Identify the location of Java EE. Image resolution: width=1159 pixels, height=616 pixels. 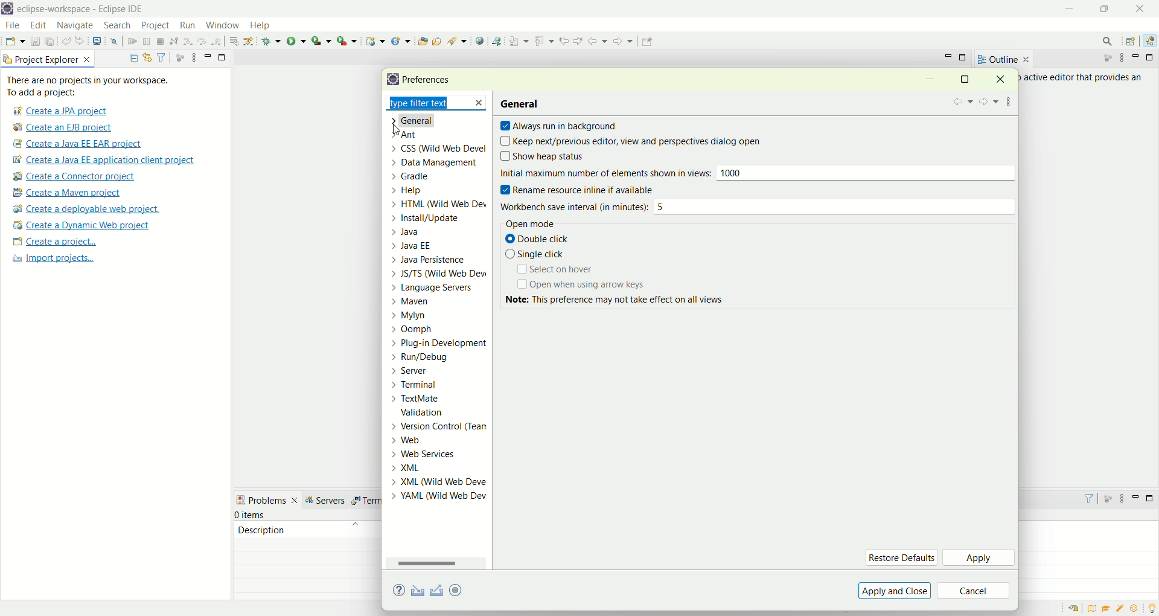
(1152, 41).